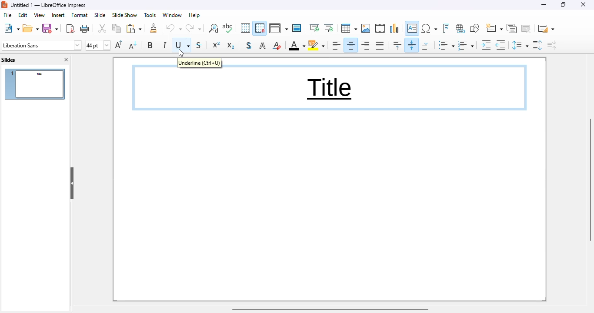 This screenshot has width=594, height=313. Describe the element at coordinates (527, 29) in the screenshot. I see `delete slide` at that location.